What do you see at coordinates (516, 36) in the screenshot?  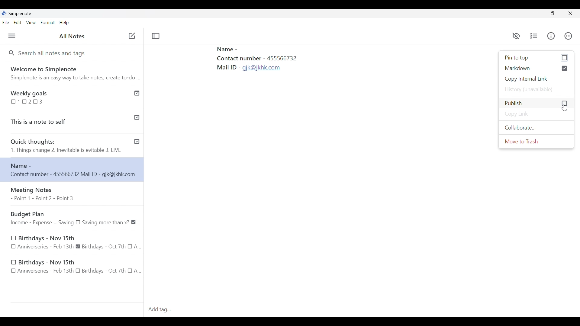 I see `preview` at bounding box center [516, 36].